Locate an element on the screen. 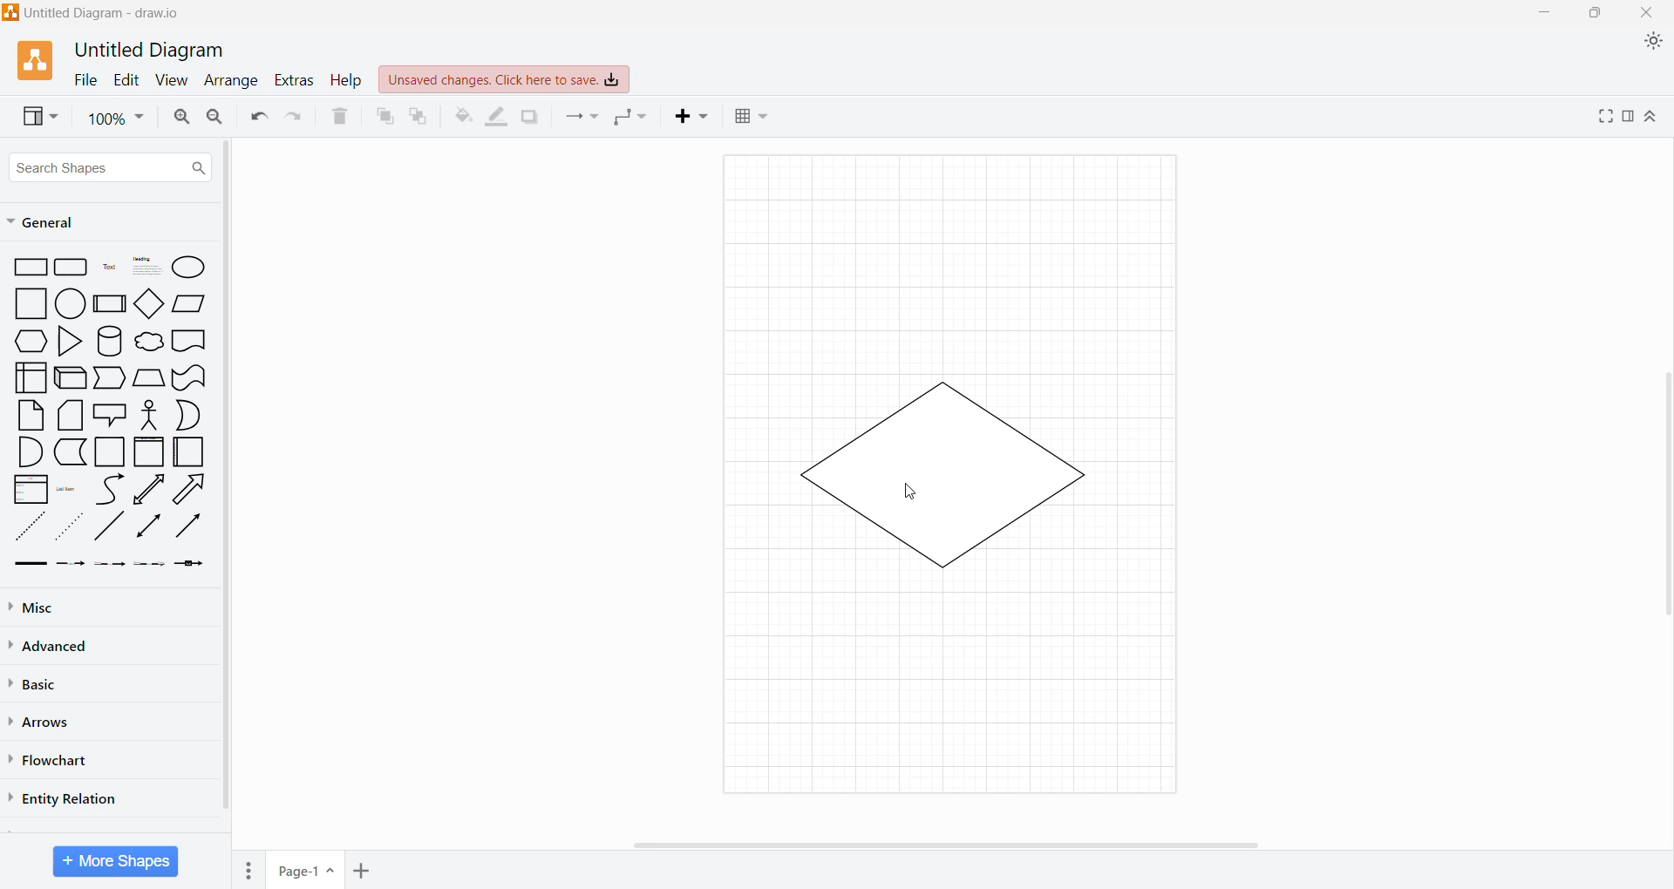 This screenshot has width=1674, height=889. Untitled Diagram is located at coordinates (153, 49).